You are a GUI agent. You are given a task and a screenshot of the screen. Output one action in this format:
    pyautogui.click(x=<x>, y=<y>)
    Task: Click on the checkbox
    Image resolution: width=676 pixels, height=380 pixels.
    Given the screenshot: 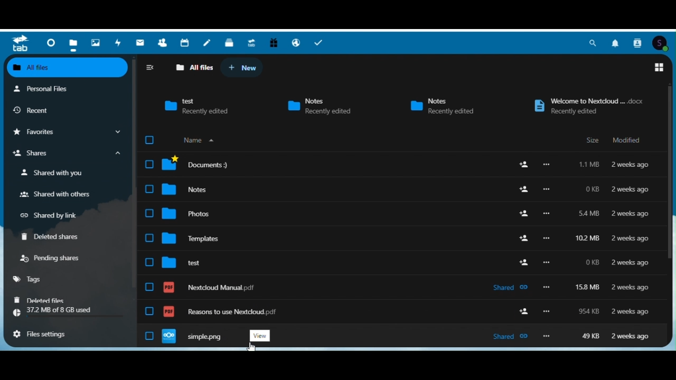 What is the action you would take?
    pyautogui.click(x=149, y=287)
    